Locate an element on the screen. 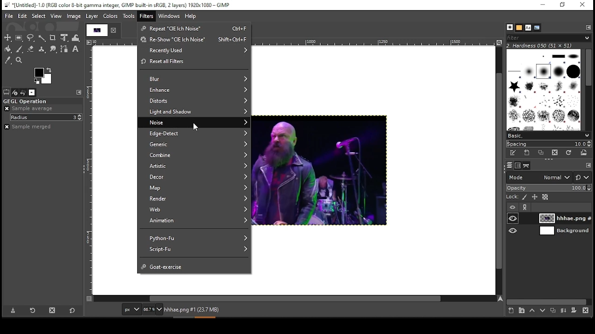 This screenshot has height=334, width=595. delete layer is located at coordinates (587, 311).